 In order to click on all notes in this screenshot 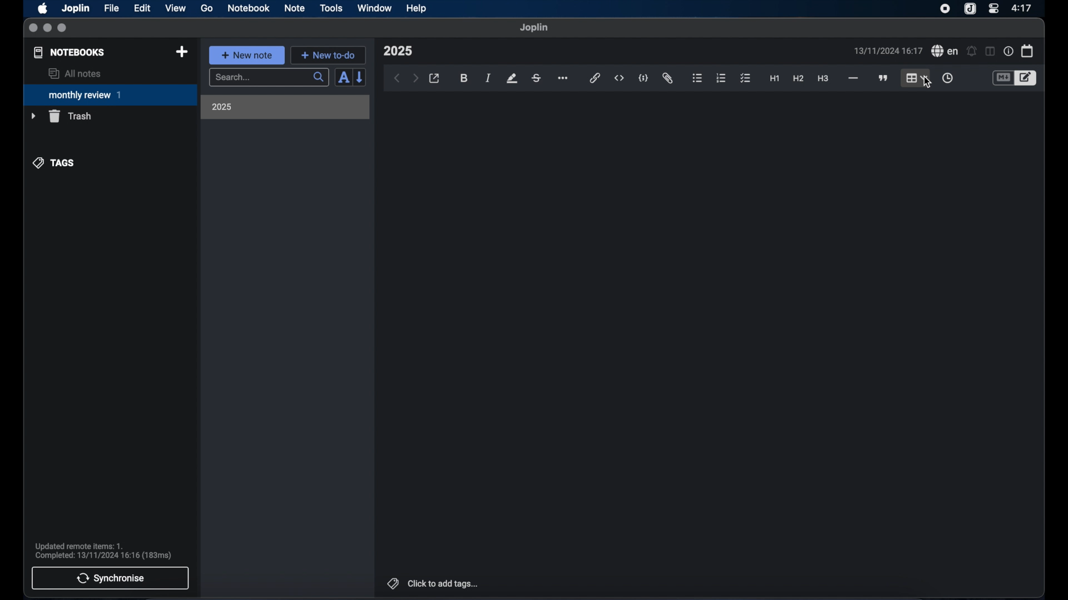, I will do `click(75, 73)`.